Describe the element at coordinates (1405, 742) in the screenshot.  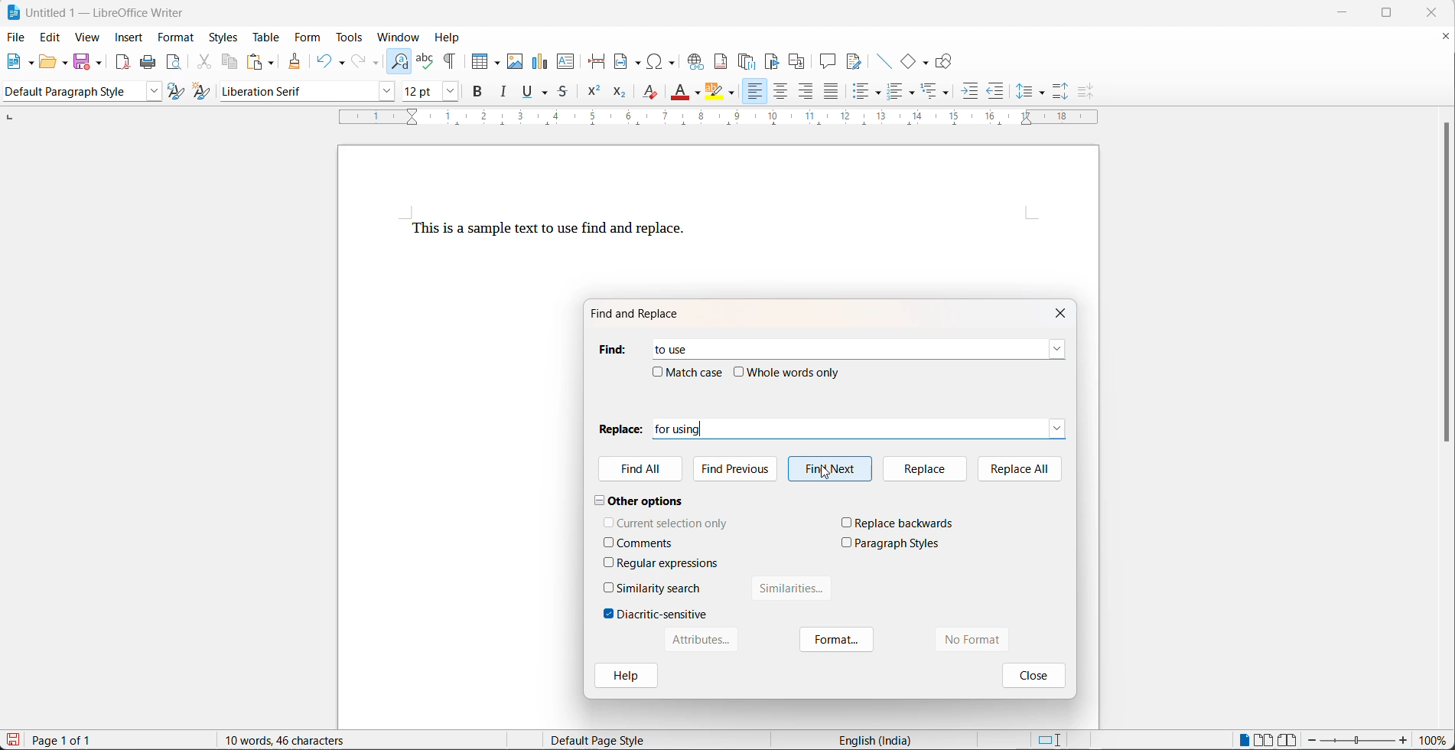
I see `increase zoom` at that location.